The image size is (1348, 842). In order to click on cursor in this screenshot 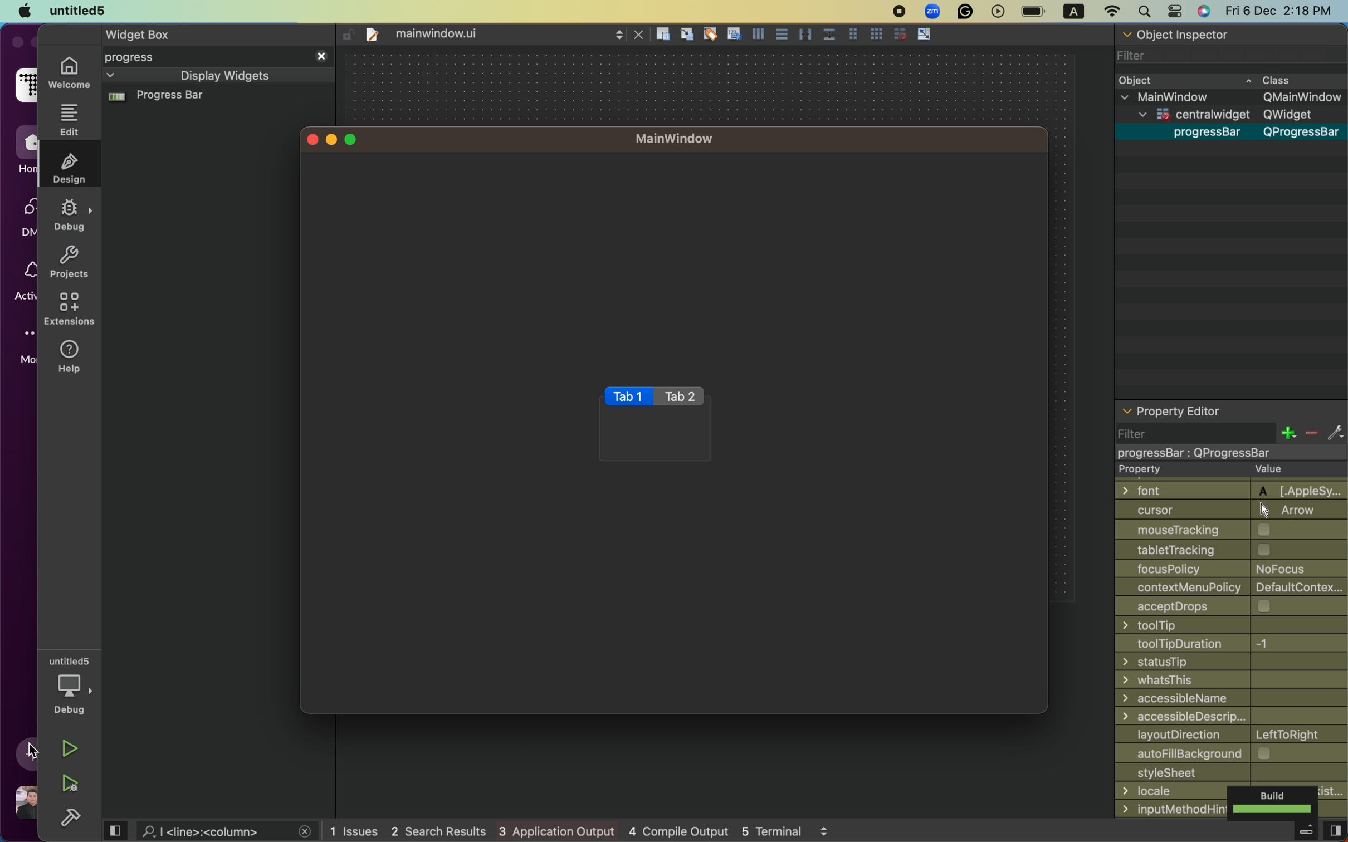, I will do `click(35, 750)`.